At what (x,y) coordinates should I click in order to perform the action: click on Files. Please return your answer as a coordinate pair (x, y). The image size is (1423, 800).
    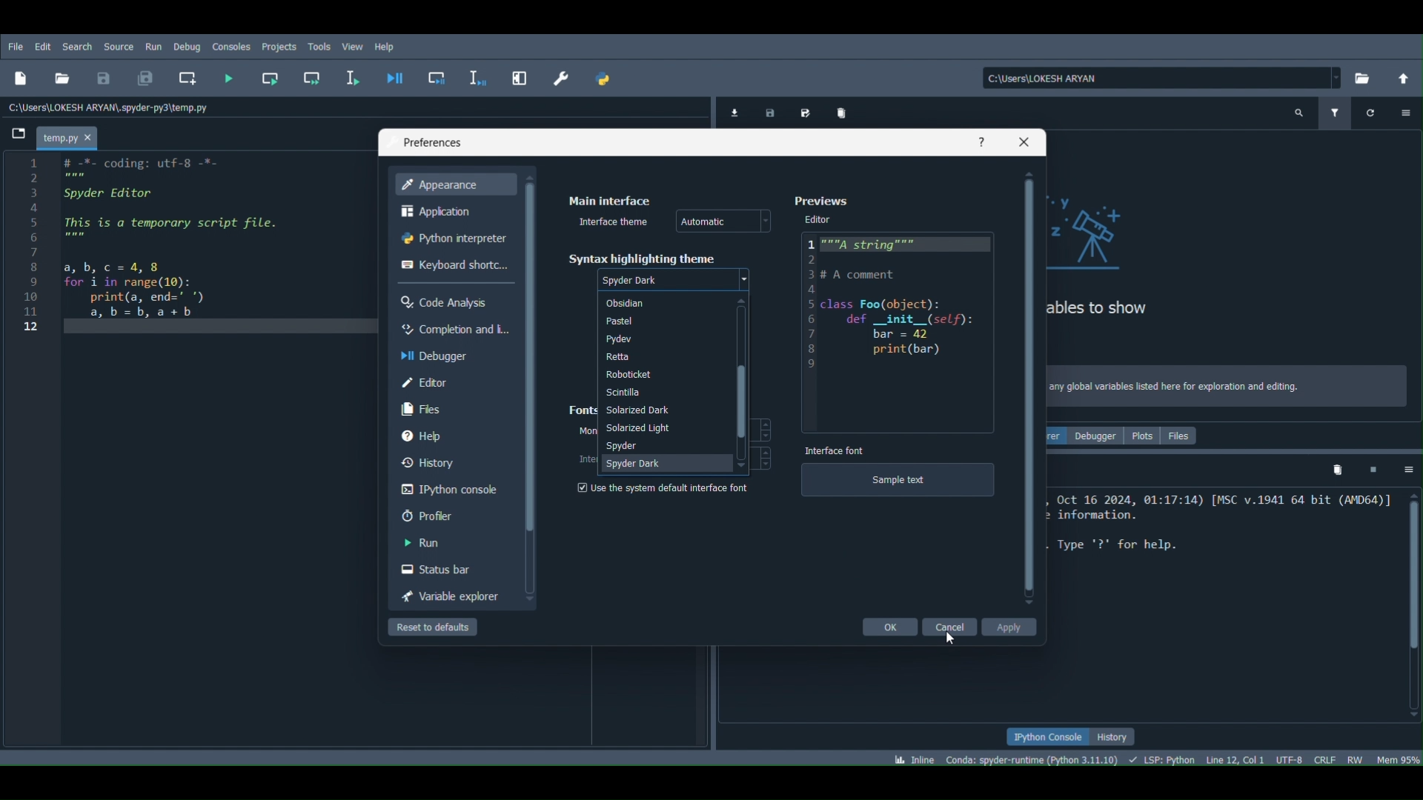
    Looking at the image, I should click on (454, 409).